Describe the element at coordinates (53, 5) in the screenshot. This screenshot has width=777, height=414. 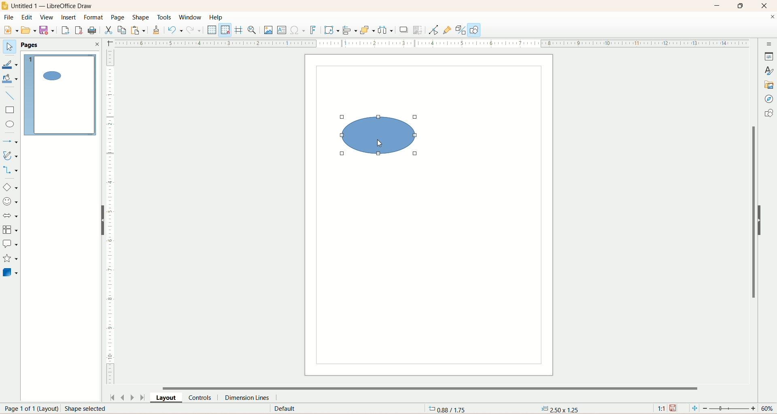
I see `title` at that location.